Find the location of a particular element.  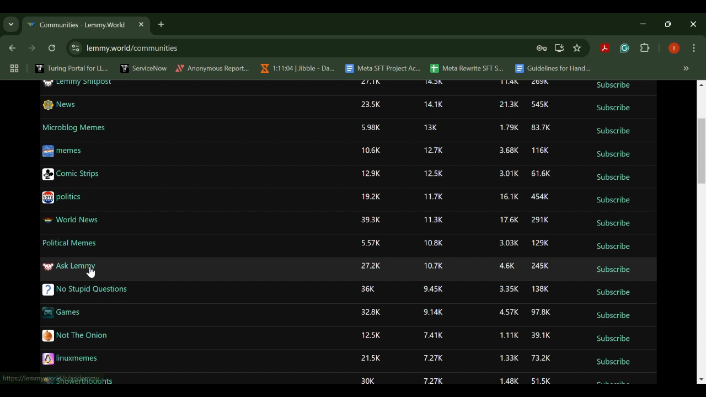

16.1K is located at coordinates (510, 198).